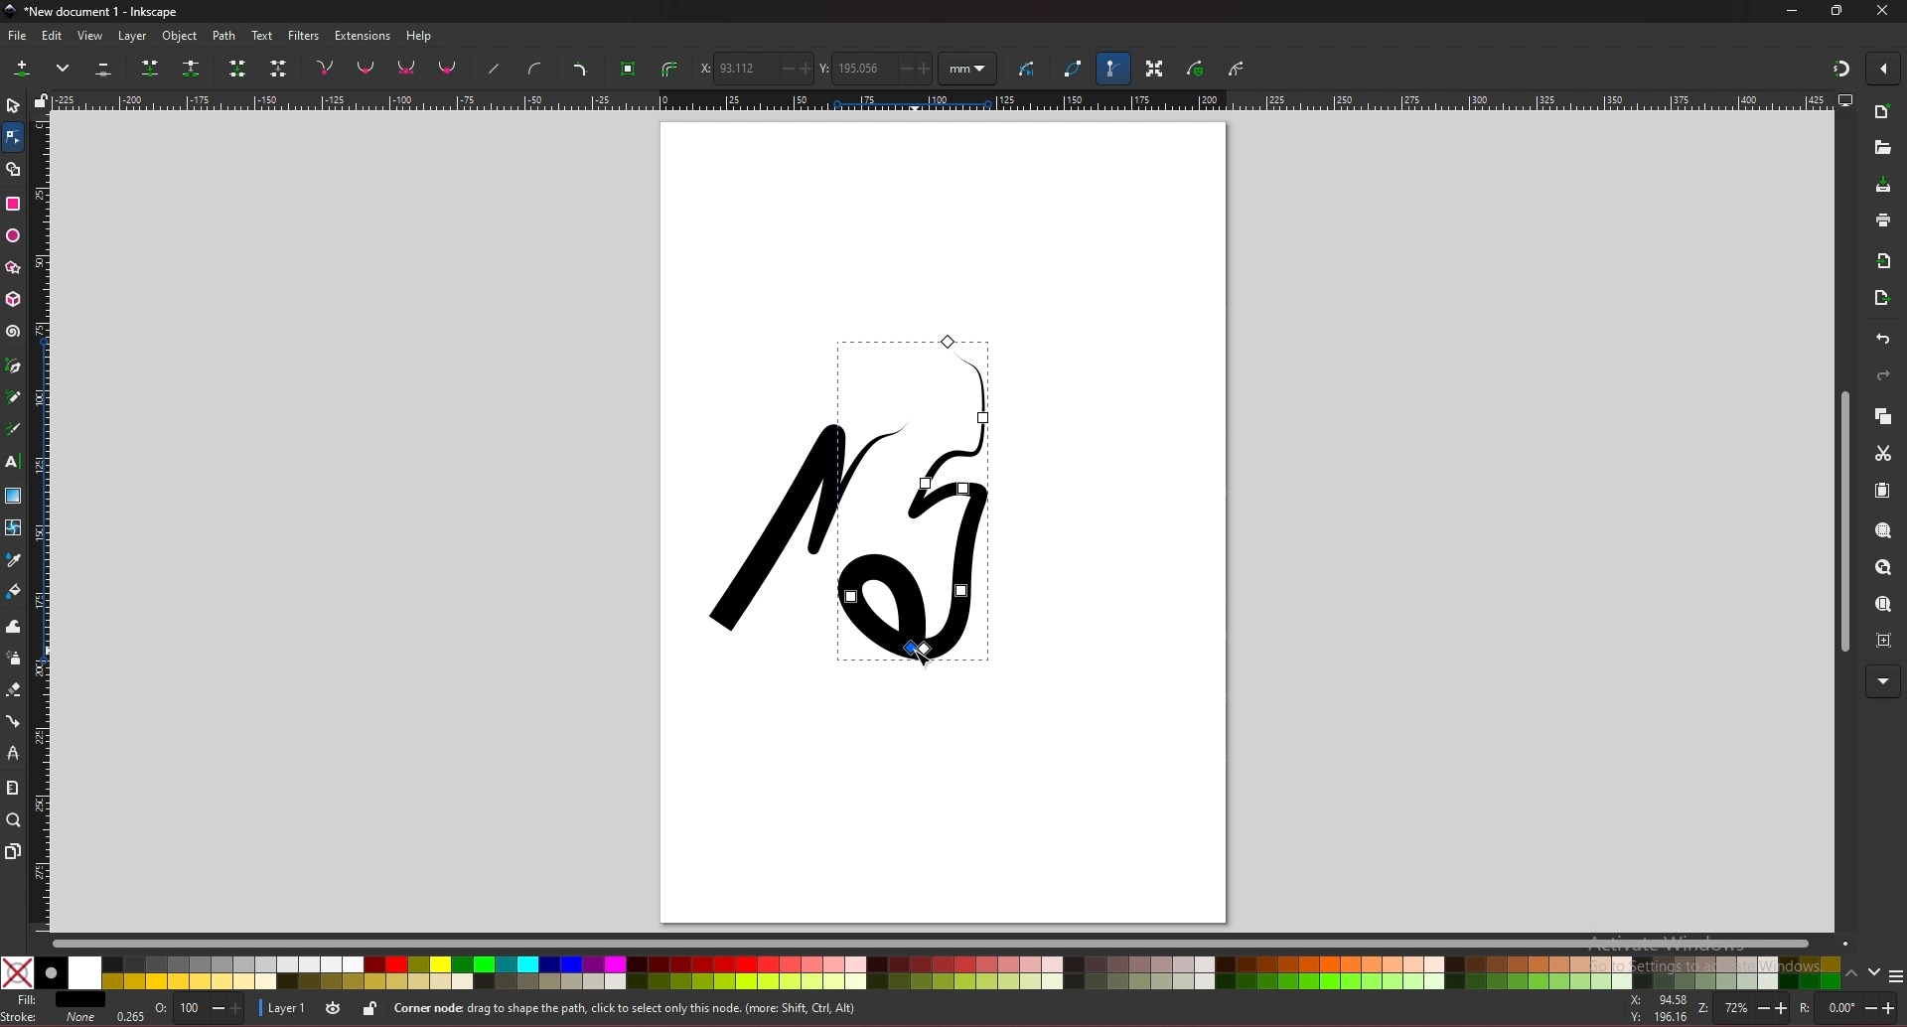  Describe the element at coordinates (493, 70) in the screenshot. I see `straighten line` at that location.